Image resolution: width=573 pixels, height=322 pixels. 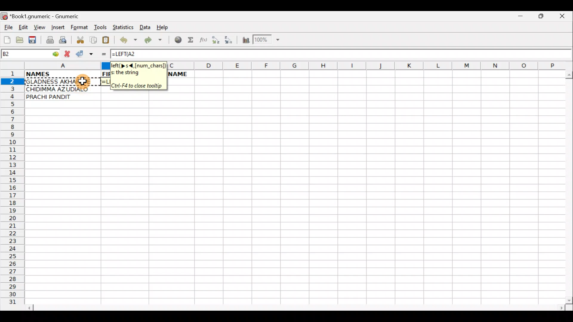 I want to click on Formula bar, so click(x=362, y=54).